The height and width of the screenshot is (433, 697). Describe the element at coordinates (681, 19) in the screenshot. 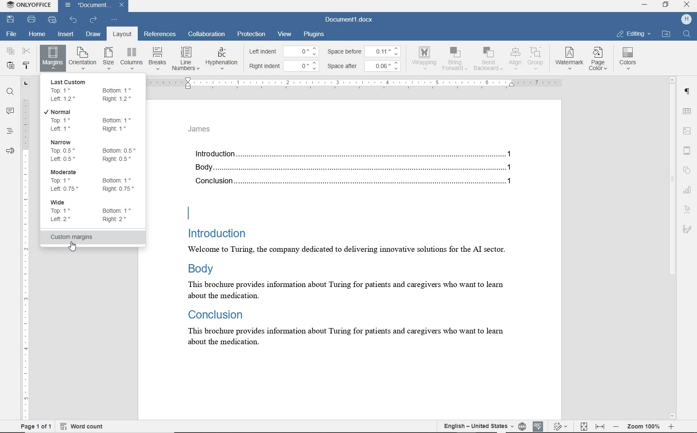

I see `profile` at that location.